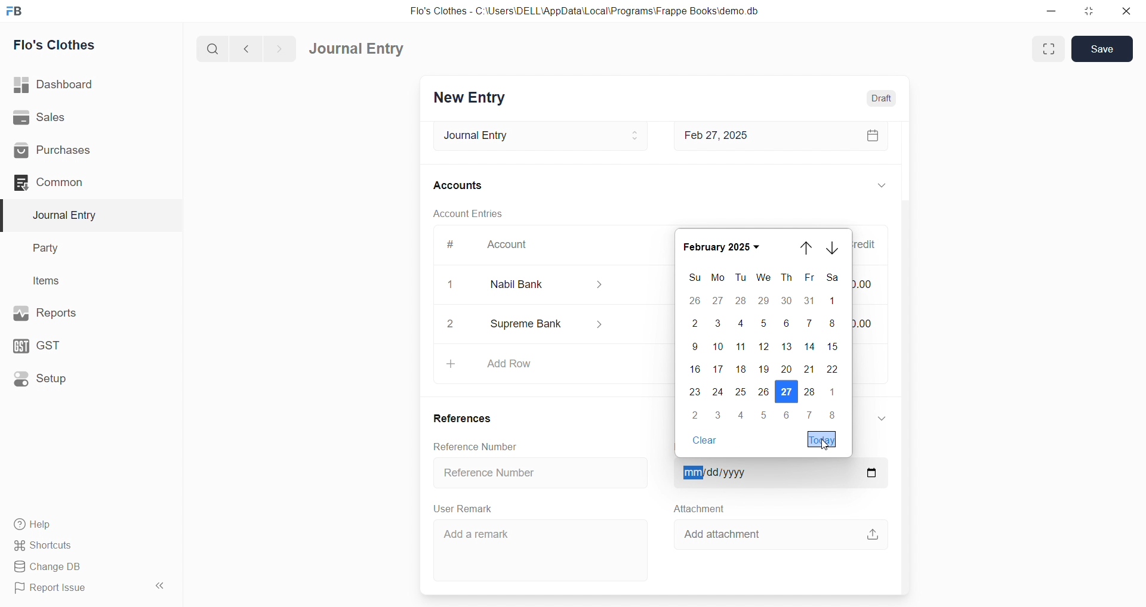 Image resolution: width=1146 pixels, height=607 pixels. Describe the element at coordinates (72, 546) in the screenshot. I see `Shortcuts` at that location.